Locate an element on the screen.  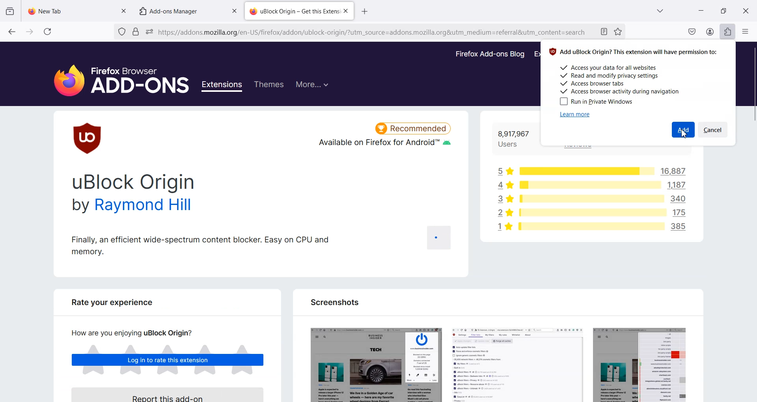
No trackers known to Firefox is located at coordinates (121, 32).